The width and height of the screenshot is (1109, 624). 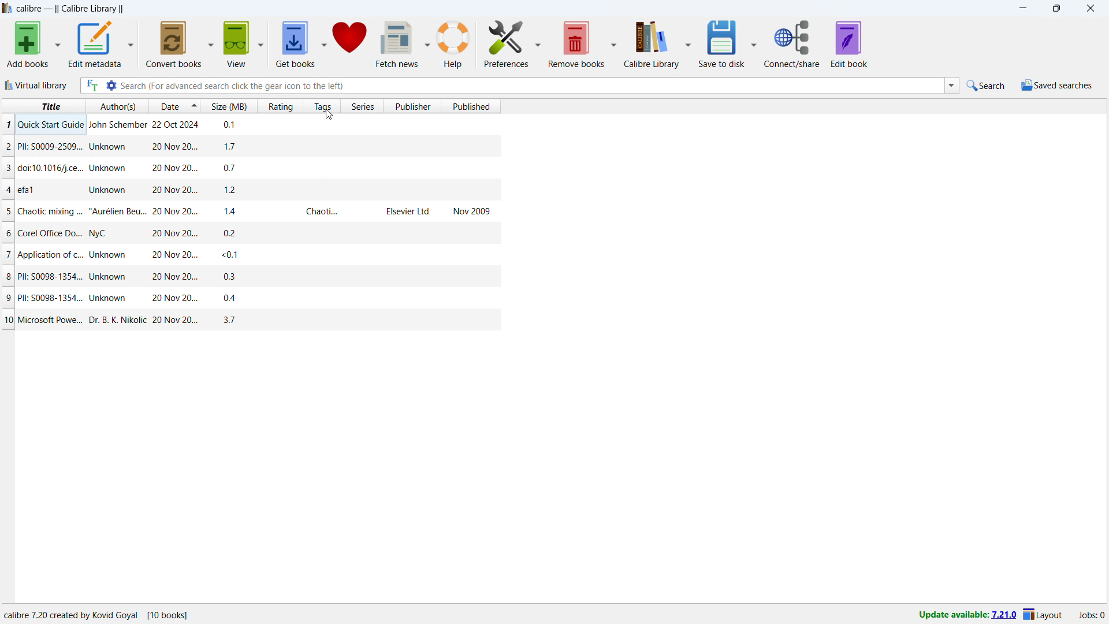 I want to click on one book entry, so click(x=244, y=126).